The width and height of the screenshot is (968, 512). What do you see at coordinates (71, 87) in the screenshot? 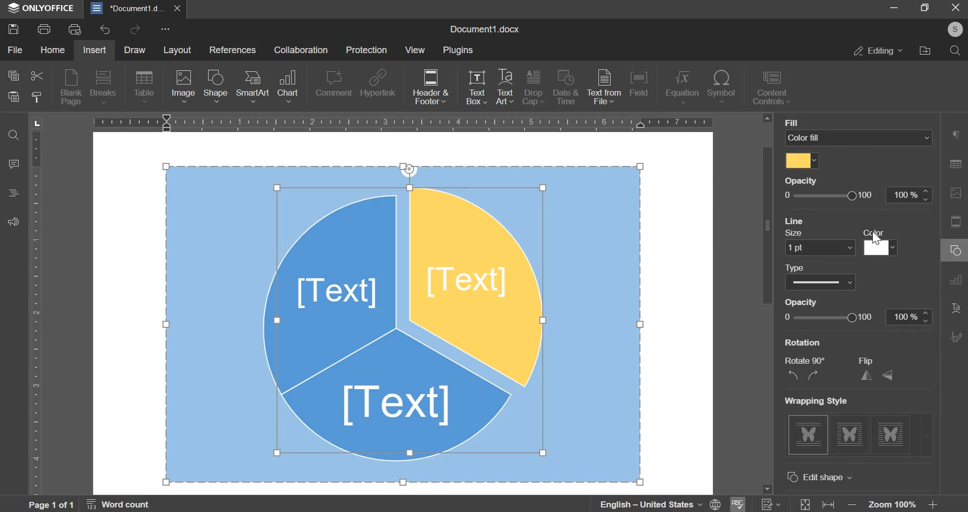
I see `blank page` at bounding box center [71, 87].